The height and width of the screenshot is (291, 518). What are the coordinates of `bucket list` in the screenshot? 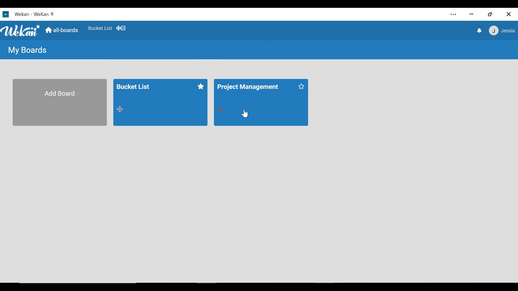 It's located at (100, 28).